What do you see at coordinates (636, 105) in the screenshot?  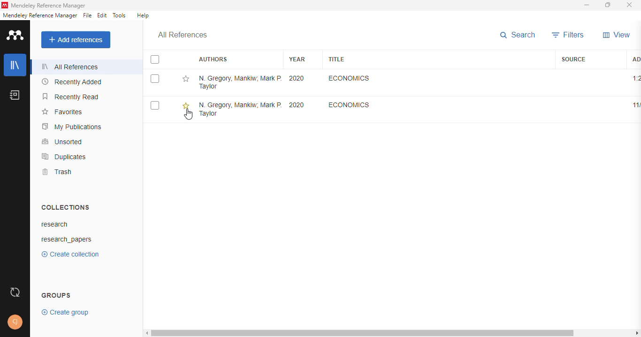 I see `11/` at bounding box center [636, 105].